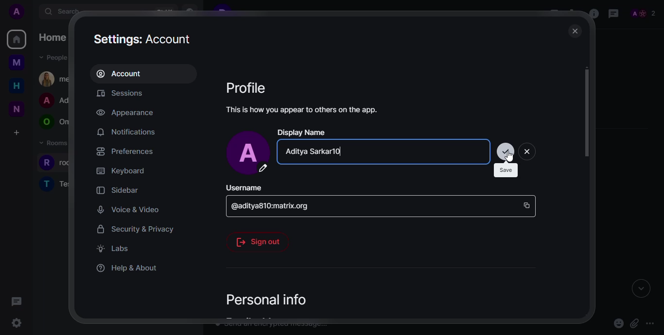 This screenshot has width=664, height=335. I want to click on account, so click(123, 73).